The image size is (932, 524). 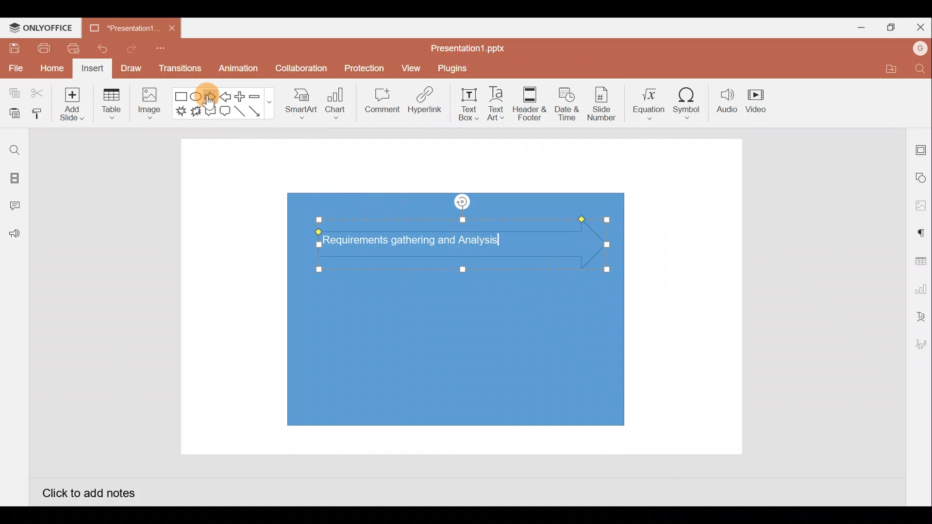 I want to click on Right arrow, so click(x=210, y=97).